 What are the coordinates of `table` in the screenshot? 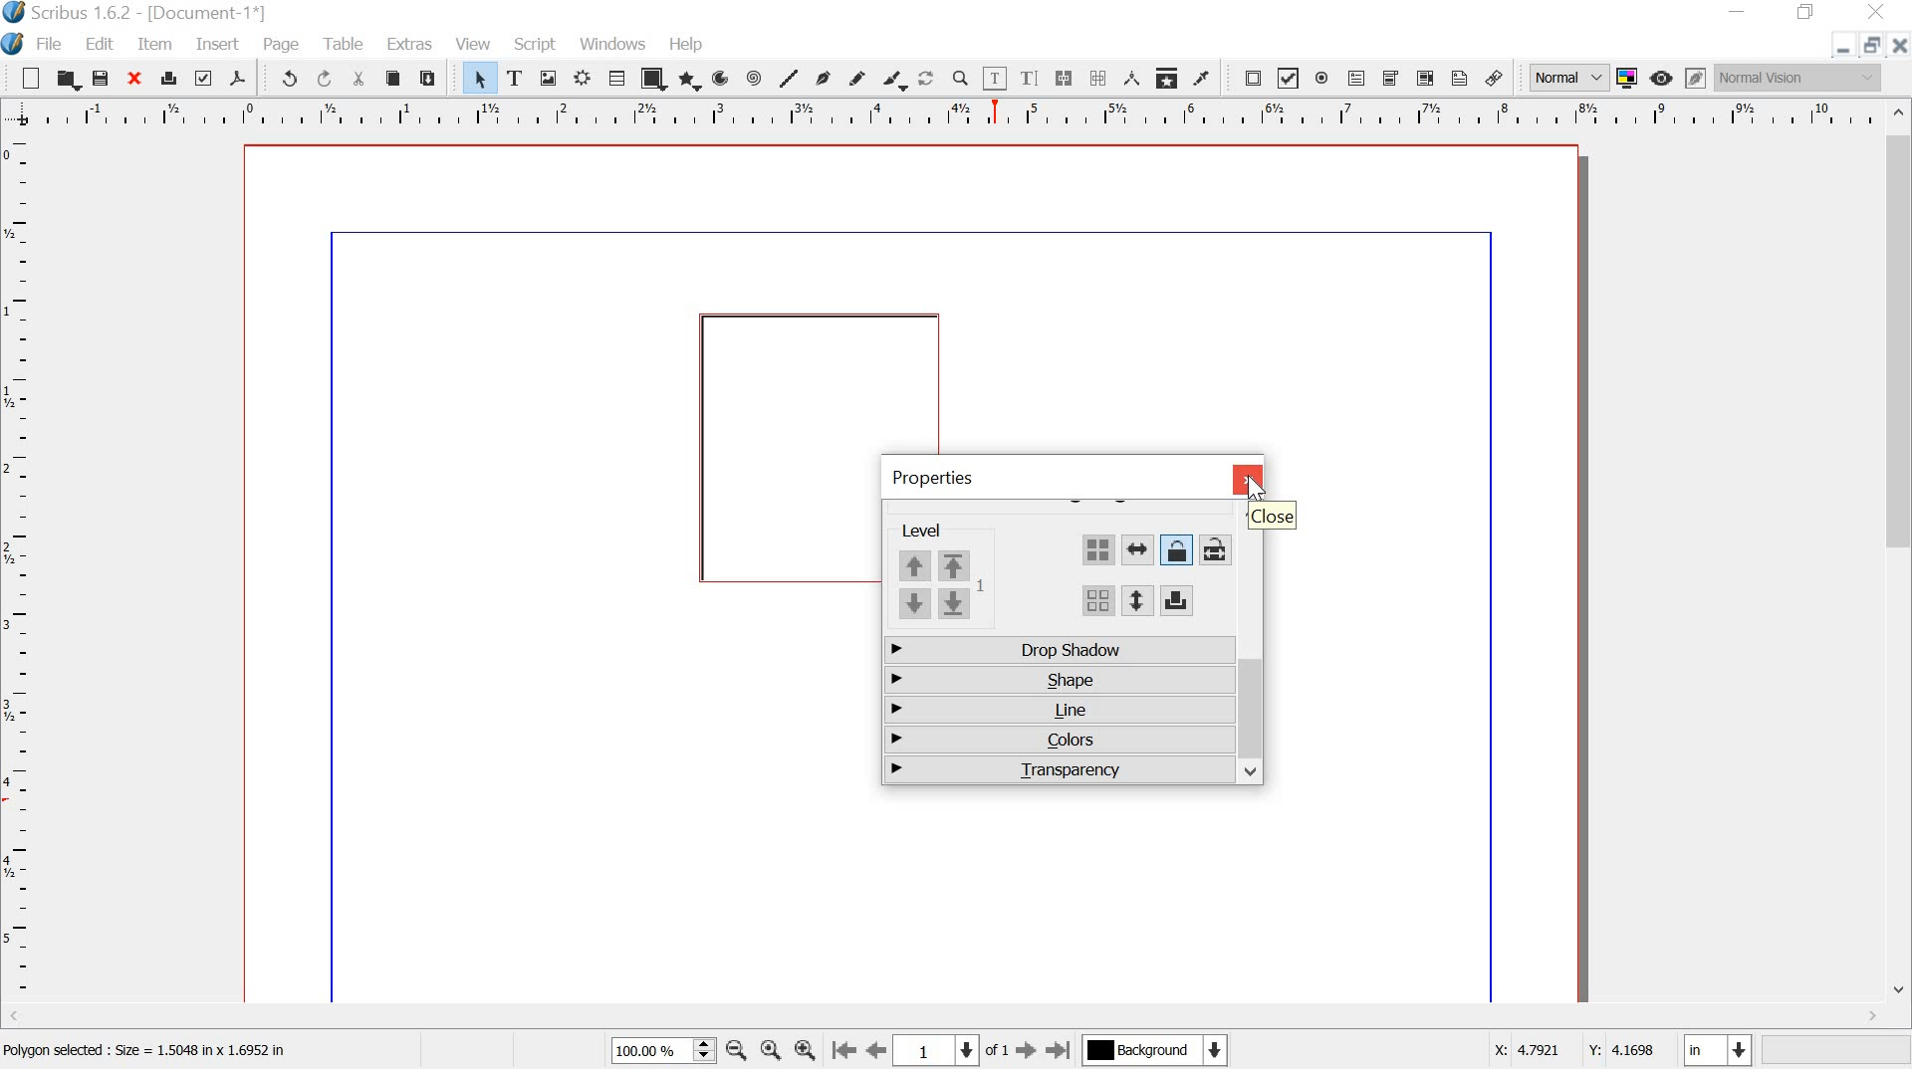 It's located at (346, 45).